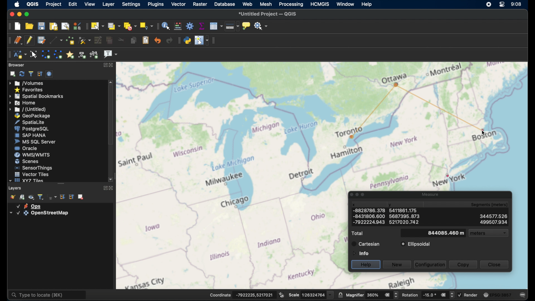 This screenshot has height=301, width=535. Describe the element at coordinates (33, 4) in the screenshot. I see `qgis` at that location.